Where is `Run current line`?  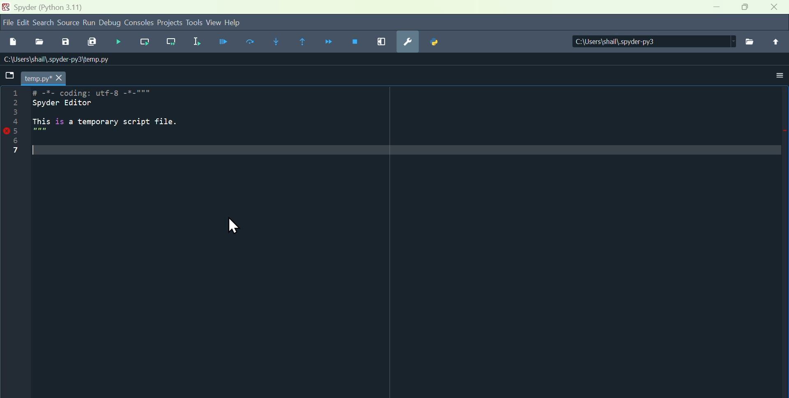 Run current line is located at coordinates (146, 42).